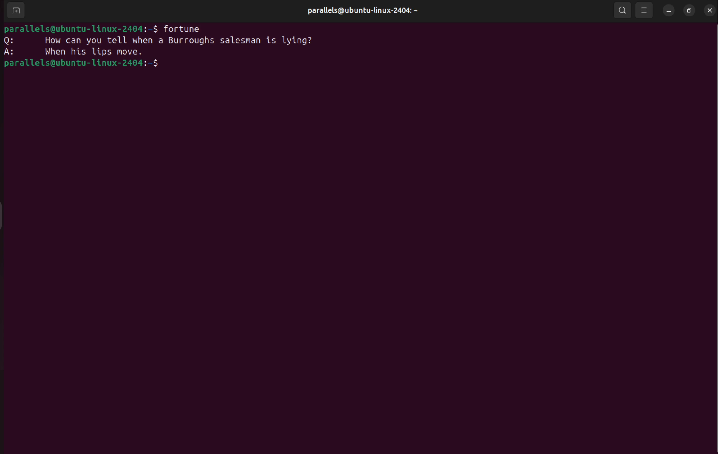  What do you see at coordinates (79, 29) in the screenshot?
I see `bash prompt` at bounding box center [79, 29].